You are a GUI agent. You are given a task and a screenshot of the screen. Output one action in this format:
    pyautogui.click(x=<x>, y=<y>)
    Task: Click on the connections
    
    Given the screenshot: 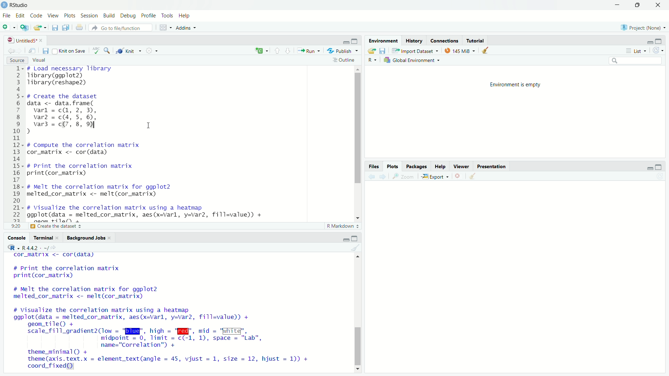 What is the action you would take?
    pyautogui.click(x=445, y=40)
    